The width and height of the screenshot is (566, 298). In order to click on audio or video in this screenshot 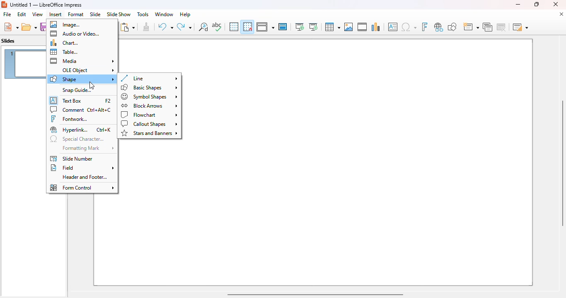, I will do `click(75, 34)`.